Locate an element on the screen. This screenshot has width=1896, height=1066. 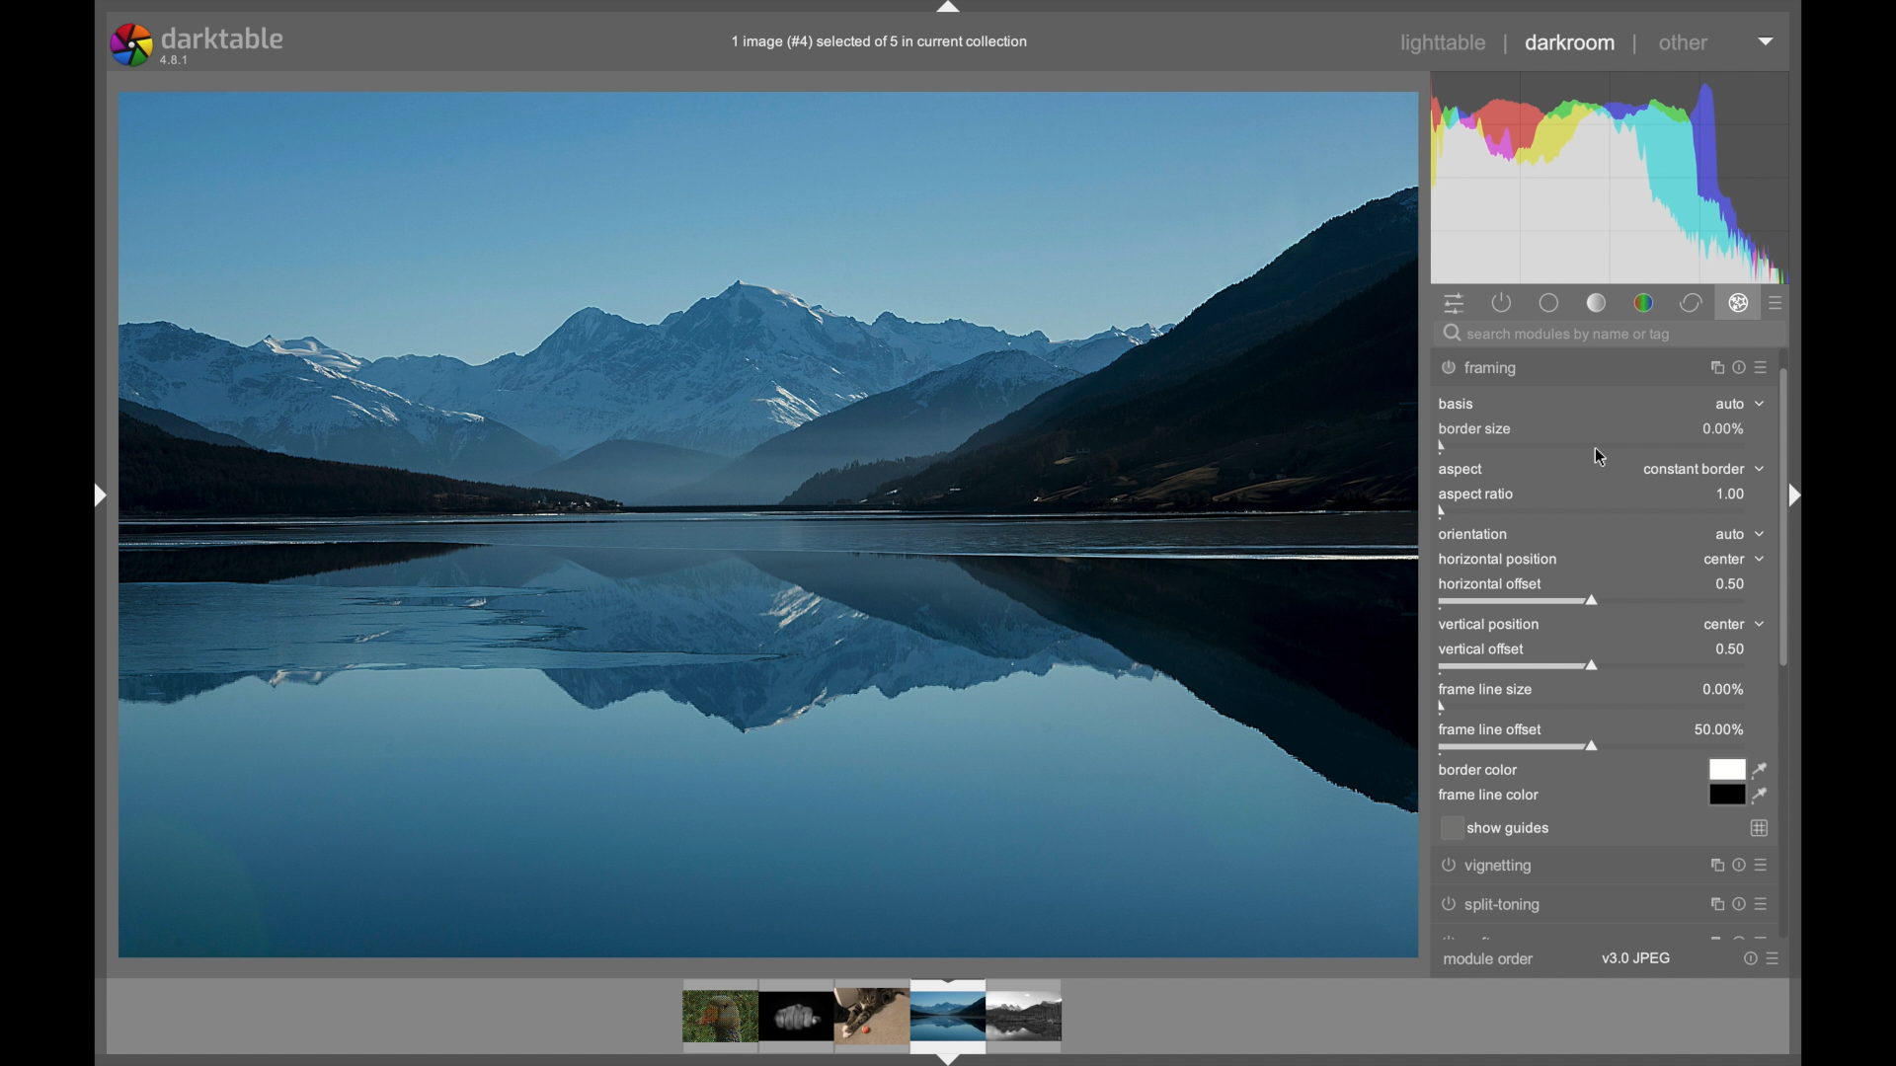
auto dropdown is located at coordinates (1740, 535).